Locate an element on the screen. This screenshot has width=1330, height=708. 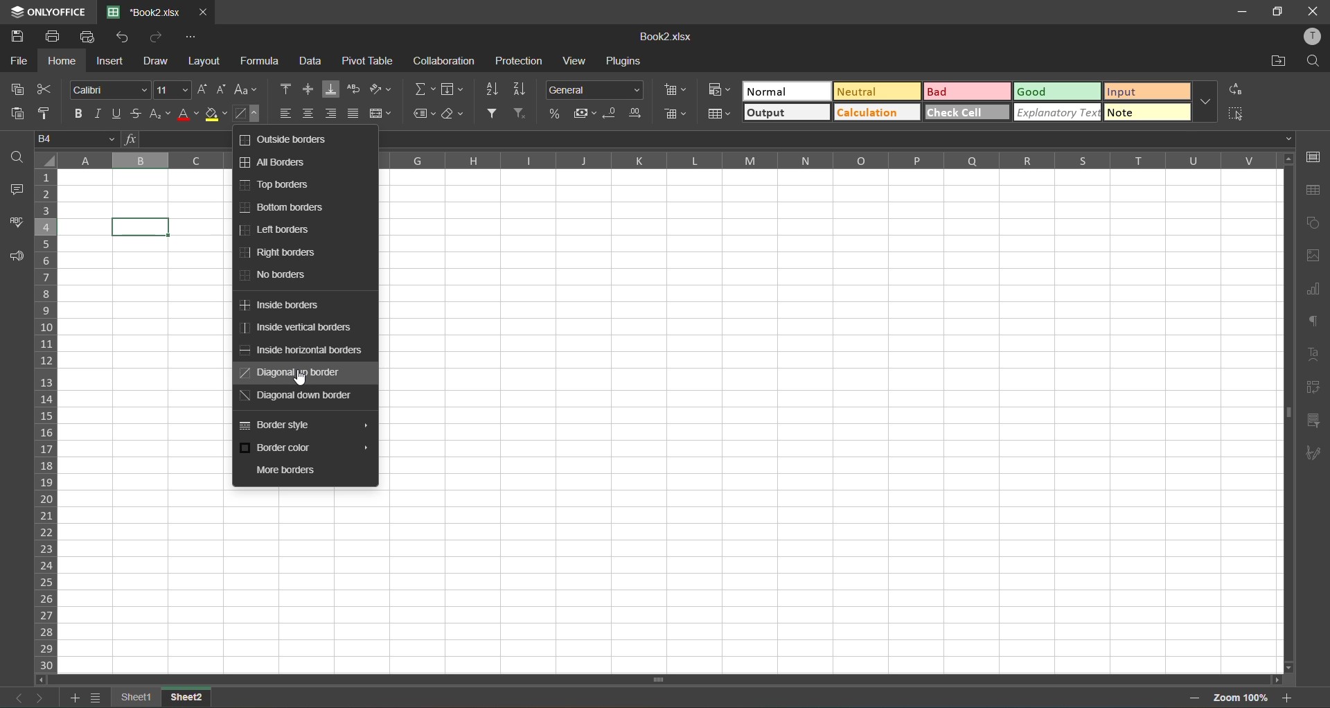
zoom out is located at coordinates (1200, 698).